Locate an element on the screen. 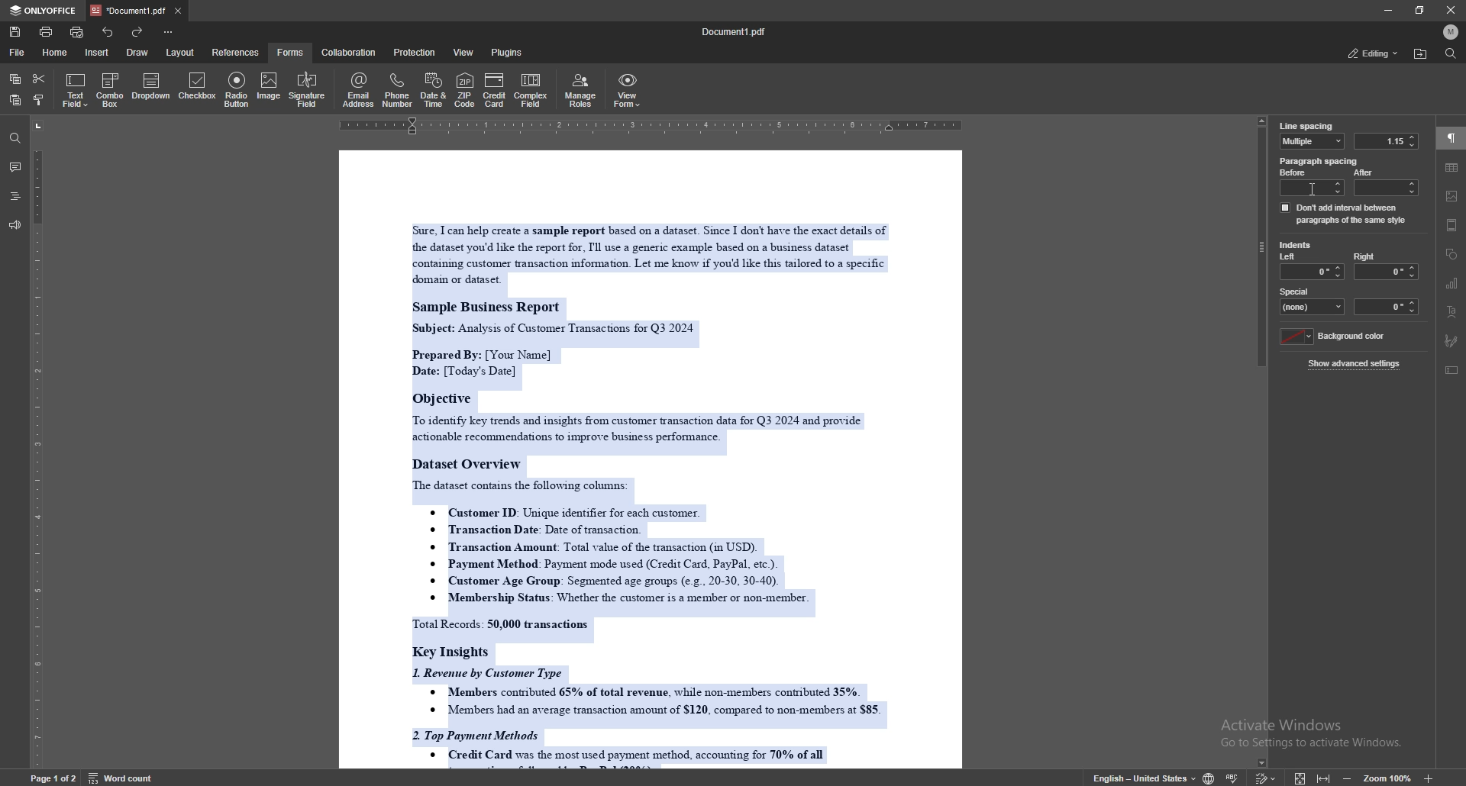 Image resolution: width=1466 pixels, height=786 pixels. text art is located at coordinates (1451, 312).